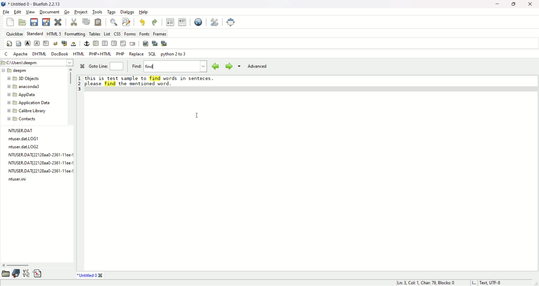  What do you see at coordinates (496, 4) in the screenshot?
I see `minimize` at bounding box center [496, 4].